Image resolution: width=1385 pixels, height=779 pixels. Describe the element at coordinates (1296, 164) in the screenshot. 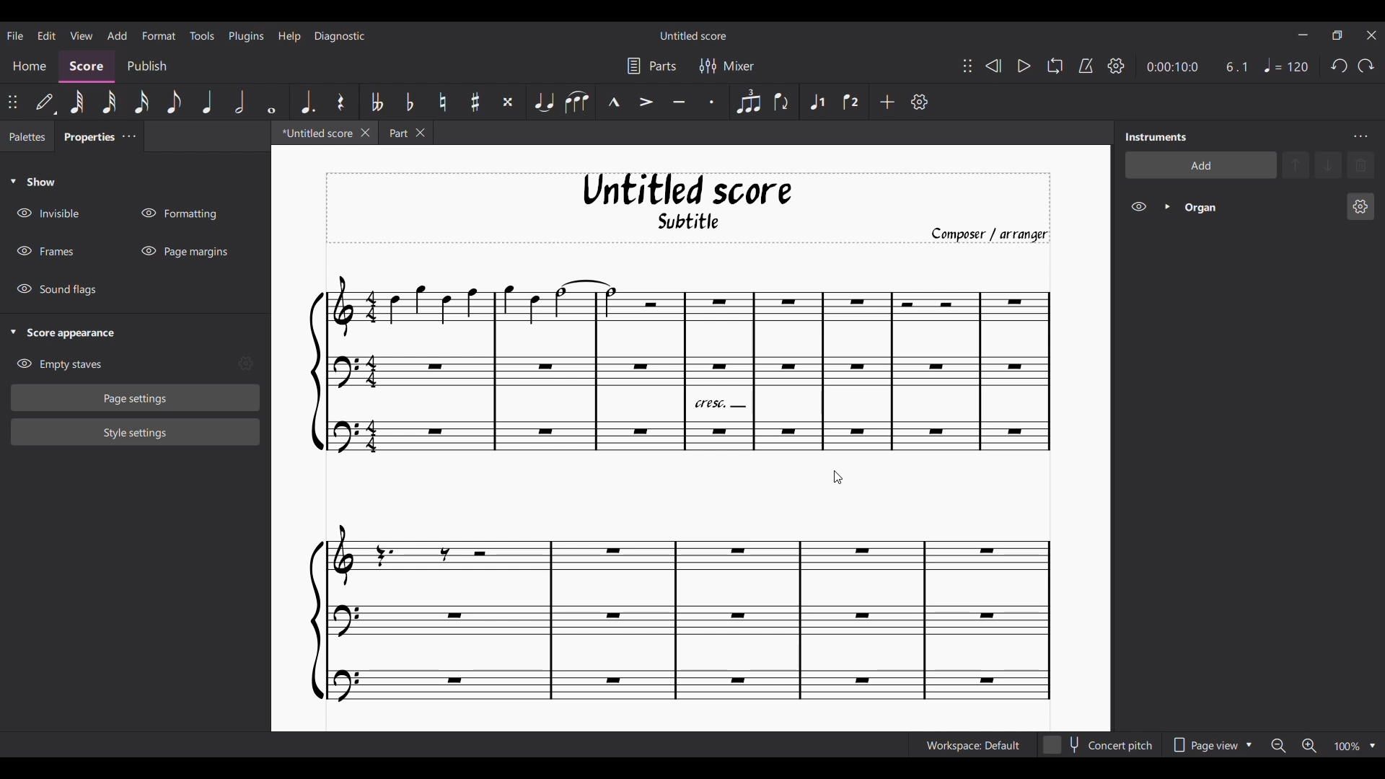

I see `Move selection up` at that location.